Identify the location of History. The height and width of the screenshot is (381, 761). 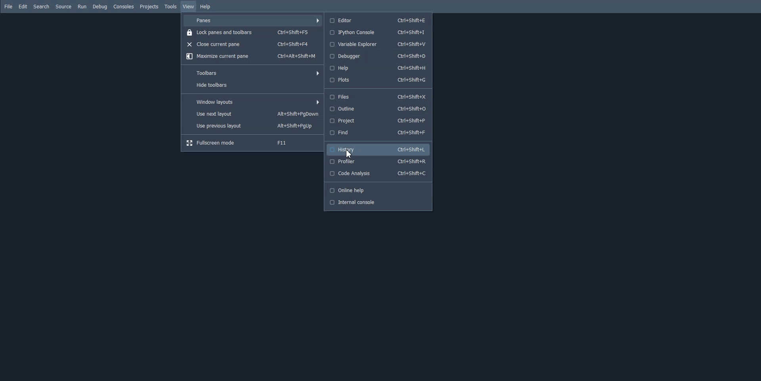
(379, 149).